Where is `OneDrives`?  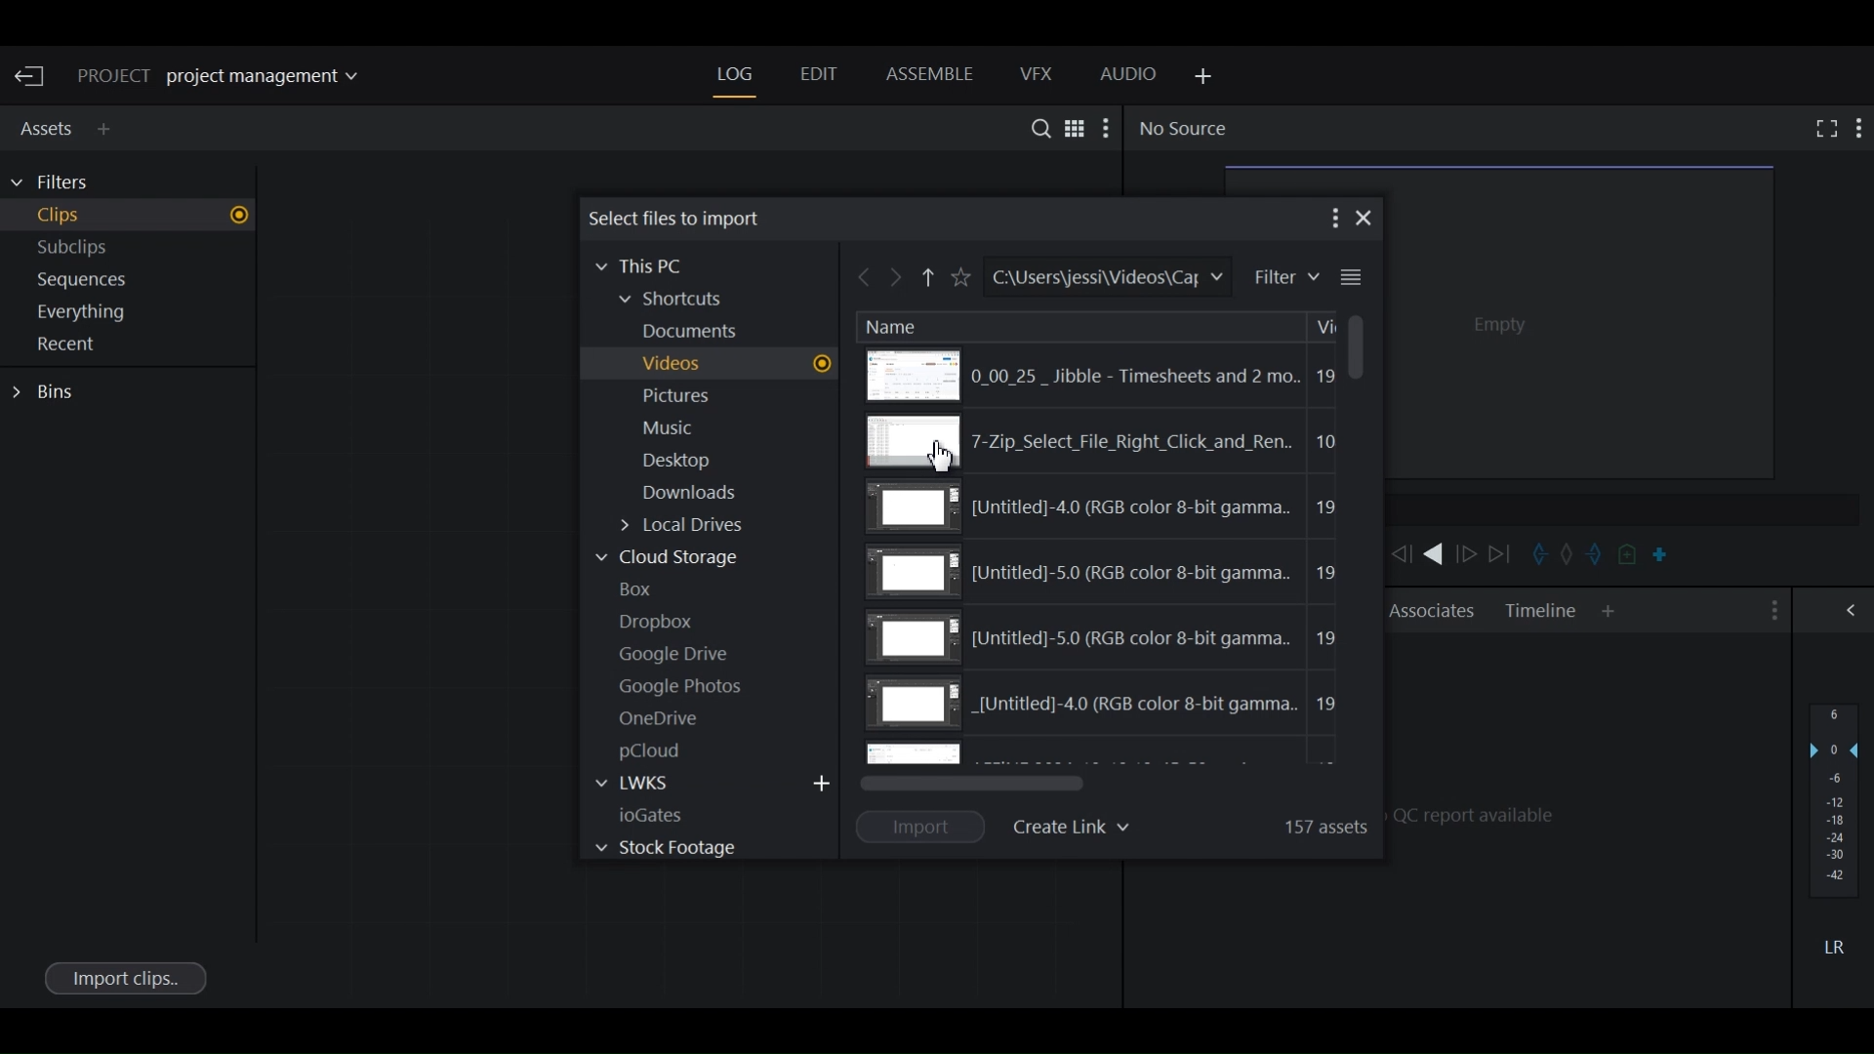 OneDrives is located at coordinates (660, 718).